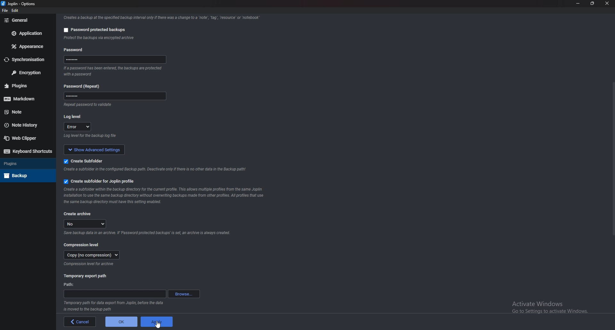  Describe the element at coordinates (146, 234) in the screenshot. I see `Info` at that location.